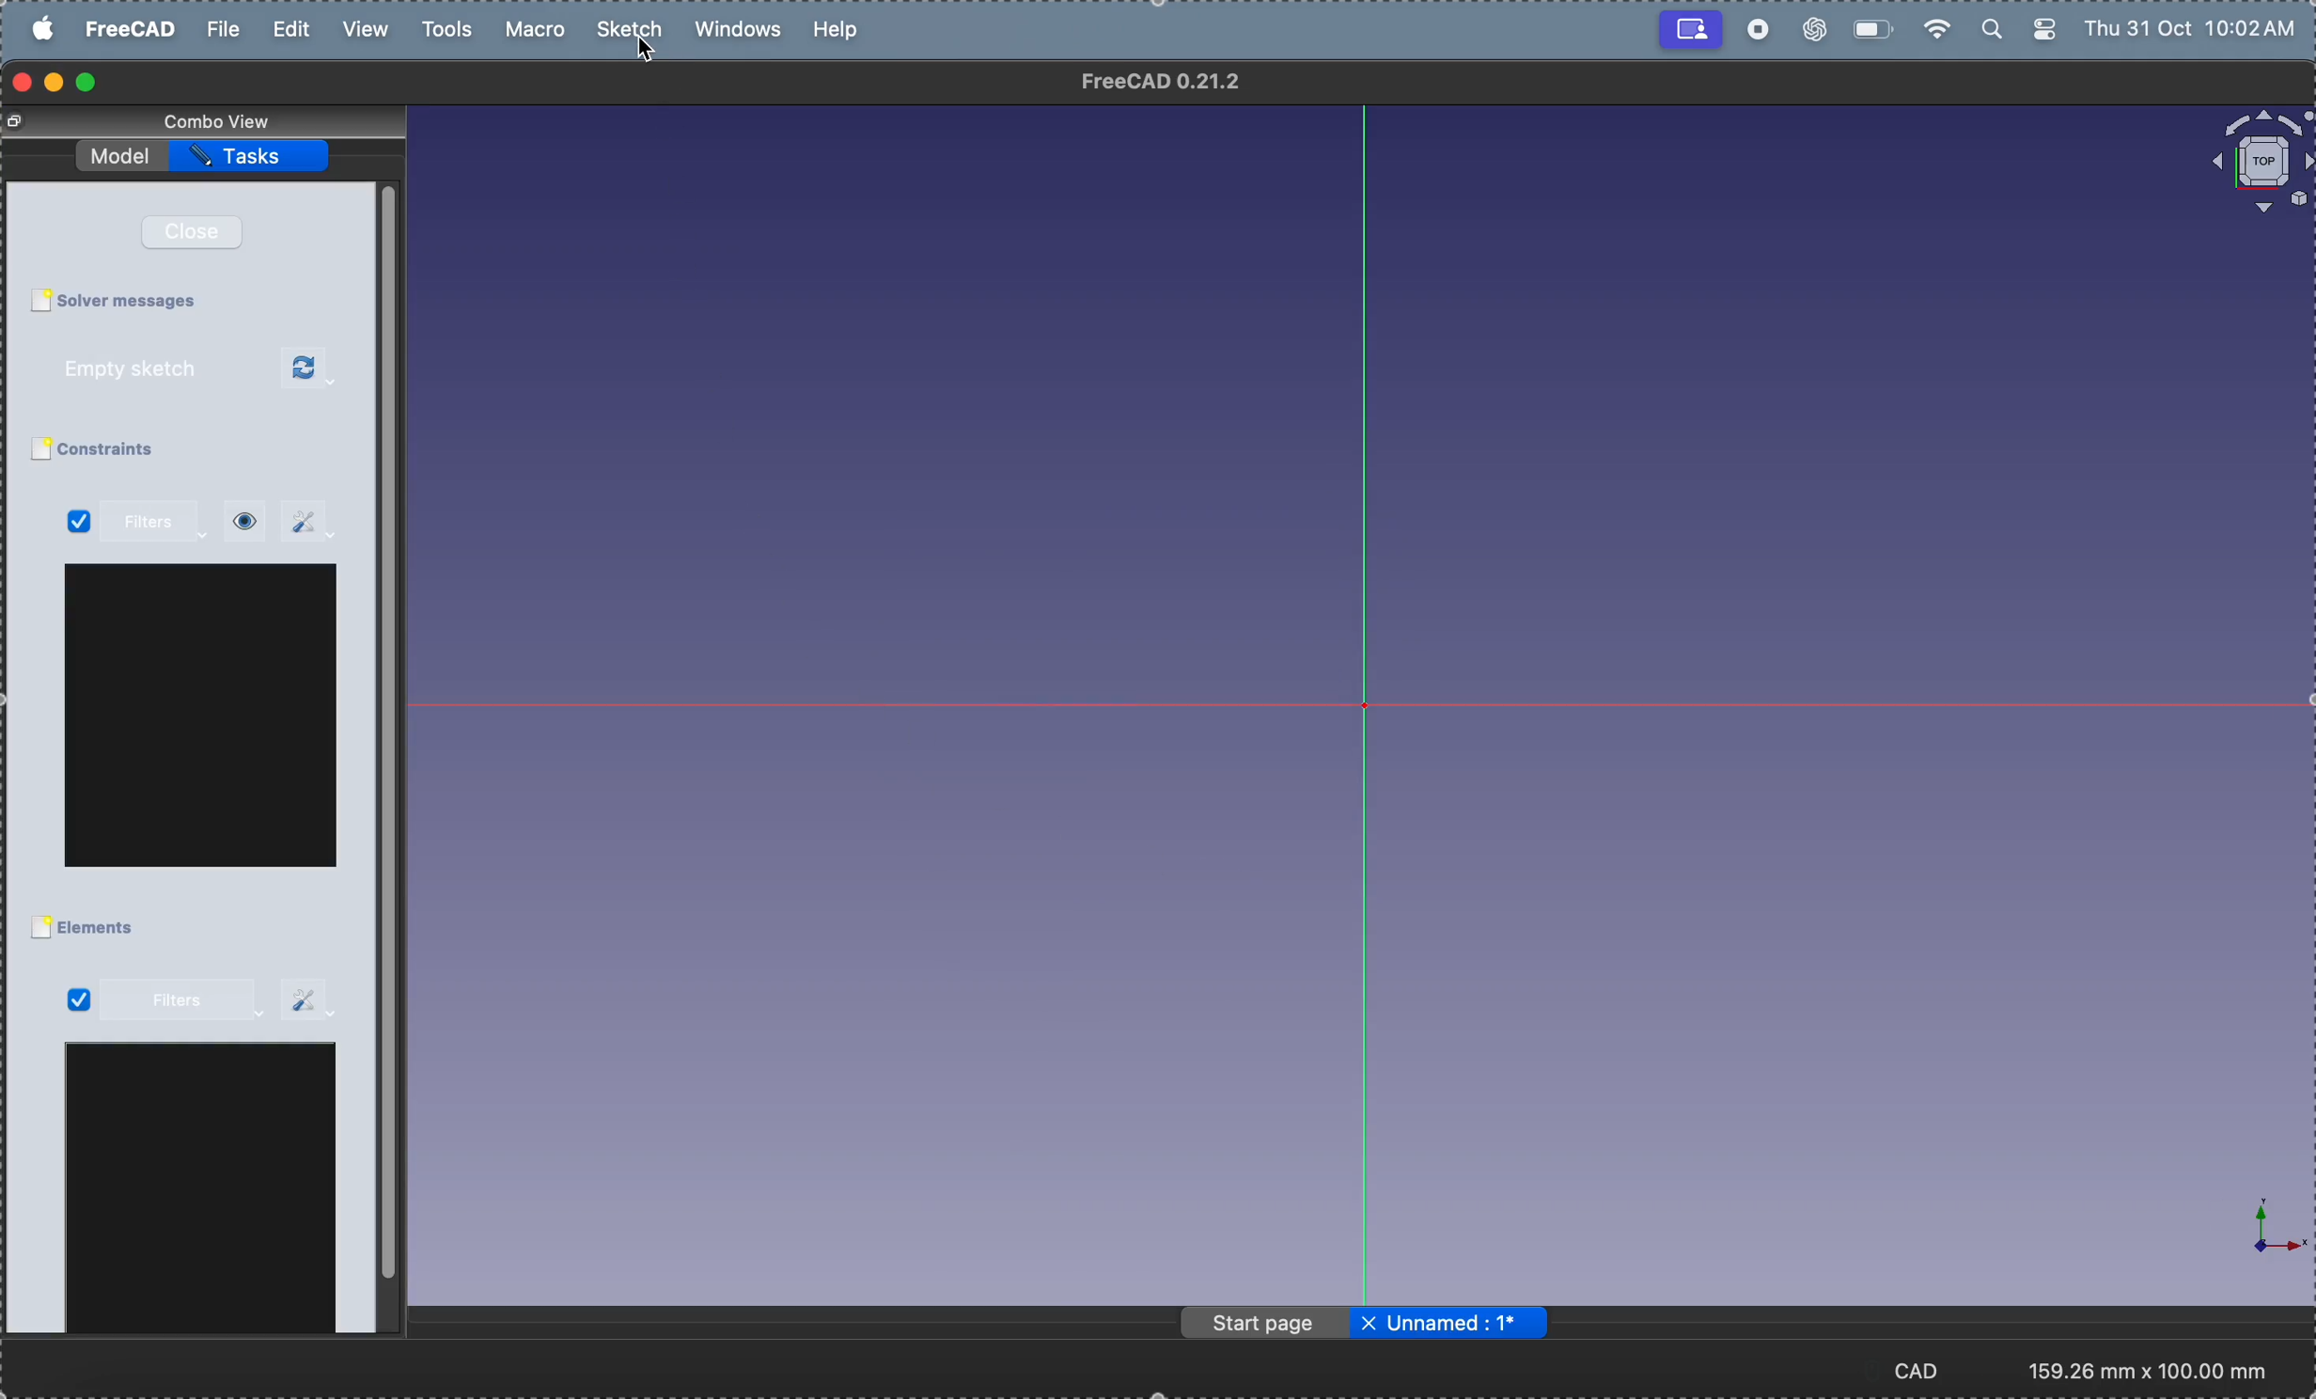  Describe the element at coordinates (1369, 1325) in the screenshot. I see `close file` at that location.